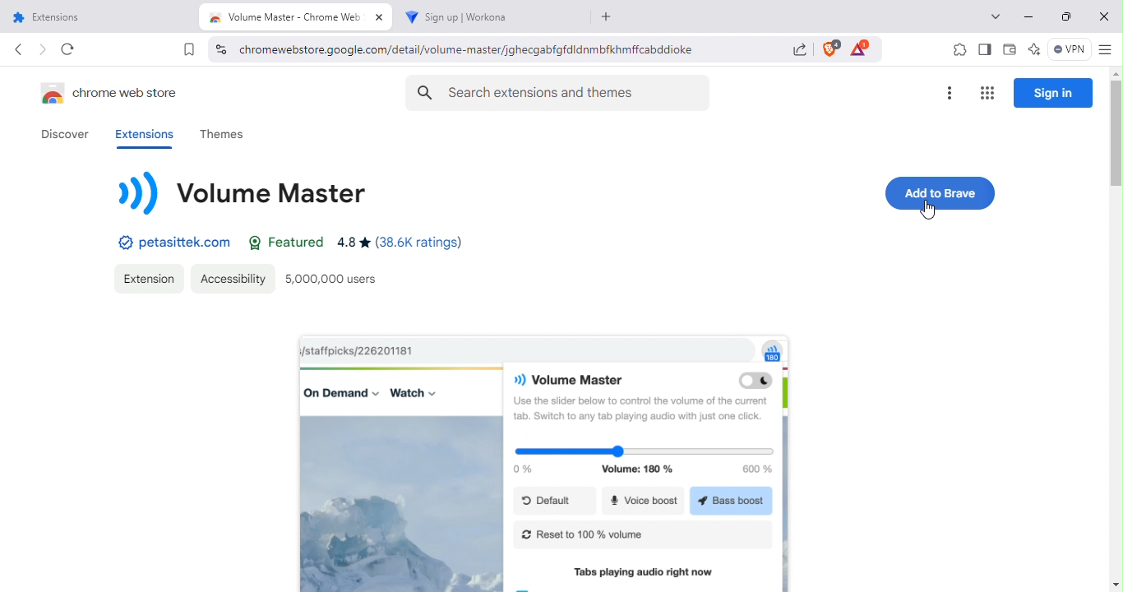 The width and height of the screenshot is (1123, 592). I want to click on Themes, so click(236, 135).